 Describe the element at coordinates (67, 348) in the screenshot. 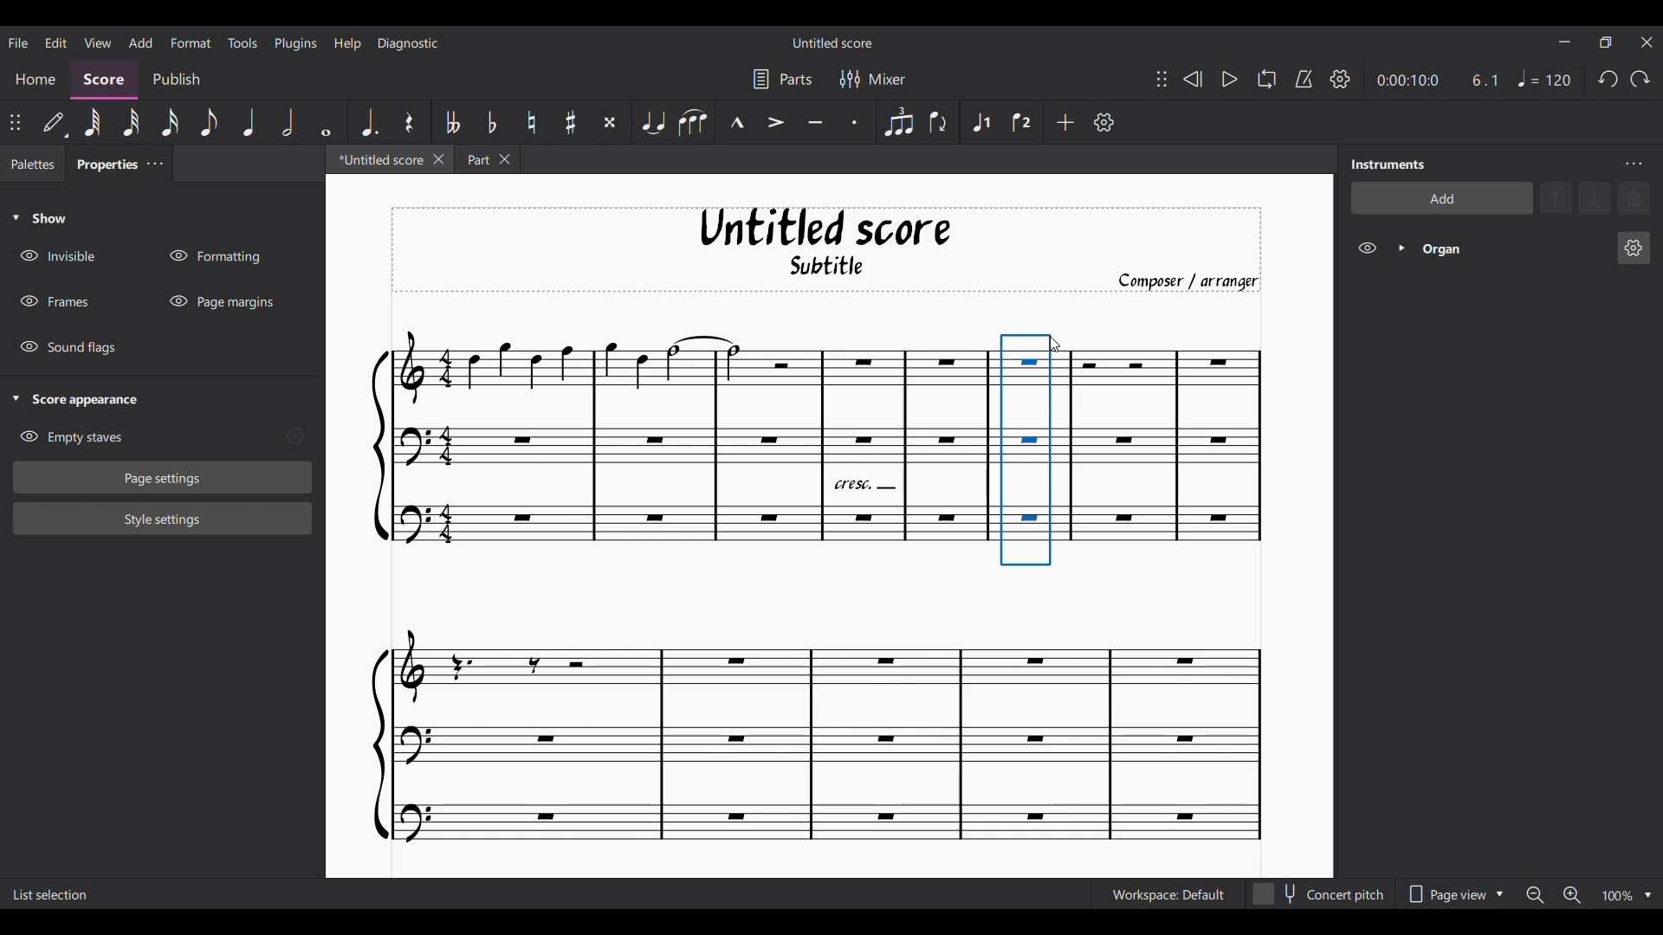

I see `Hide Sound flags` at that location.